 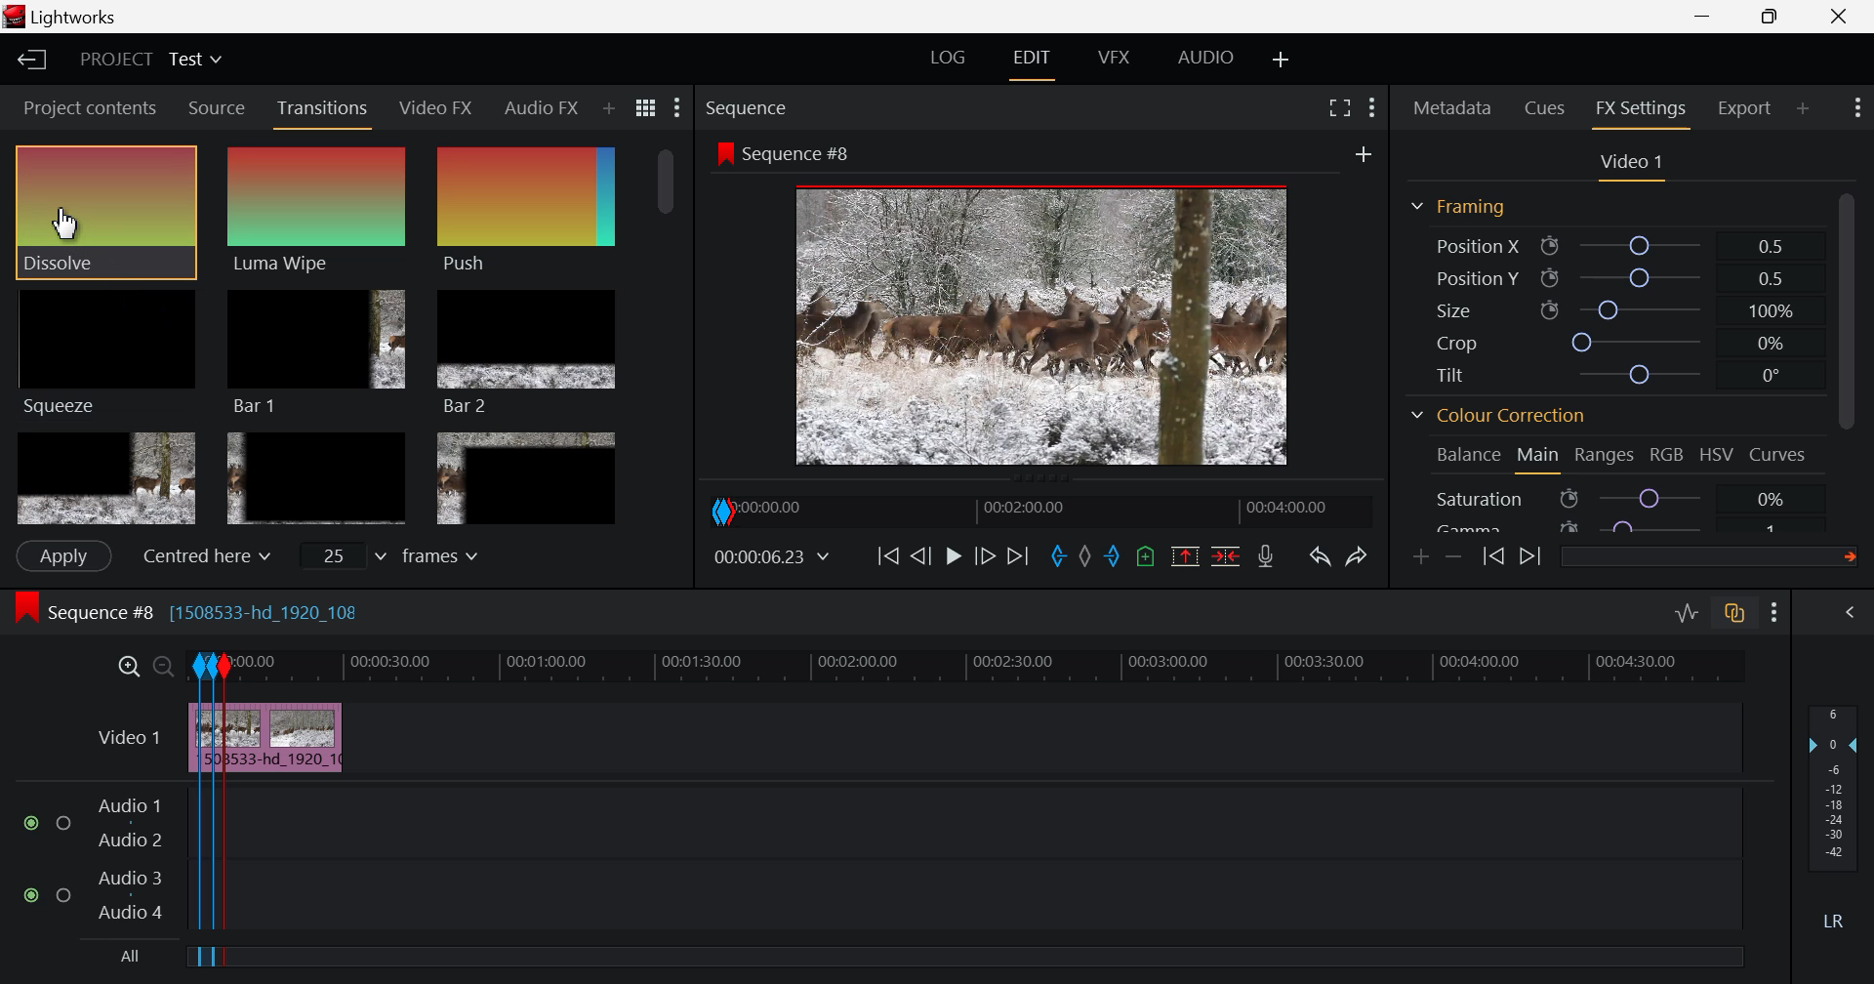 I want to click on Balance, so click(x=1469, y=456).